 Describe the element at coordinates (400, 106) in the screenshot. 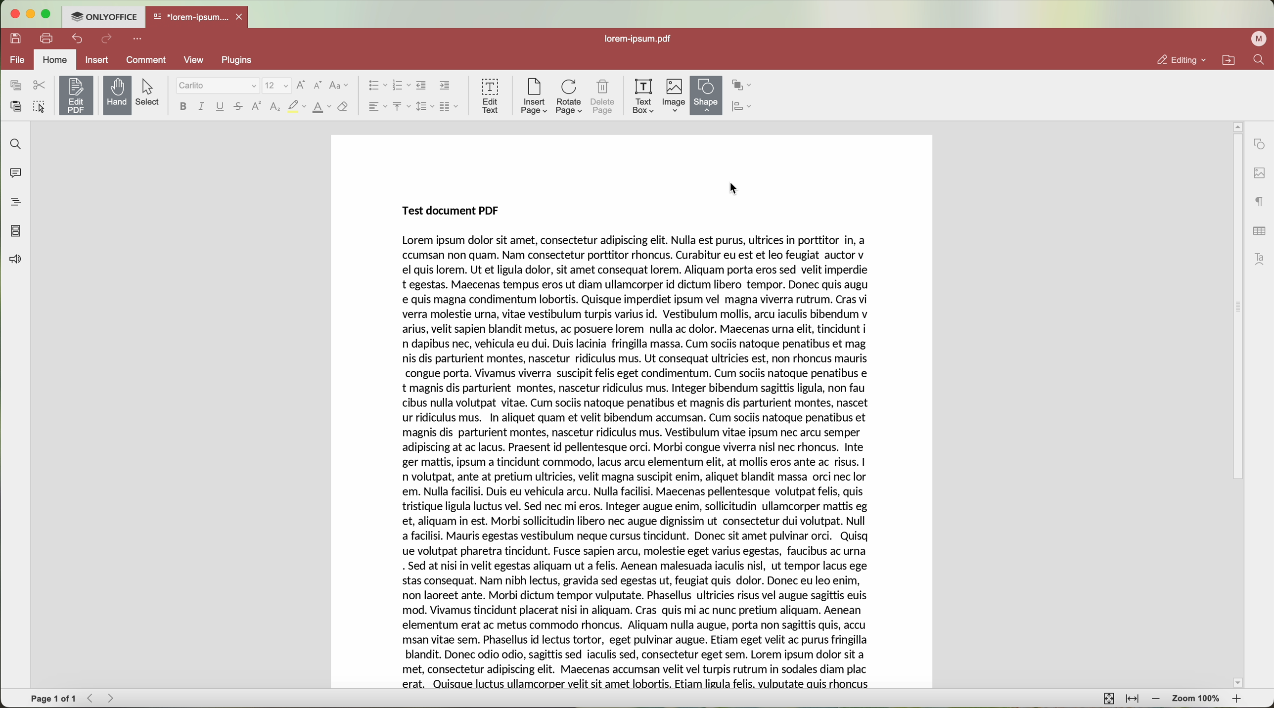

I see `vertical align` at that location.